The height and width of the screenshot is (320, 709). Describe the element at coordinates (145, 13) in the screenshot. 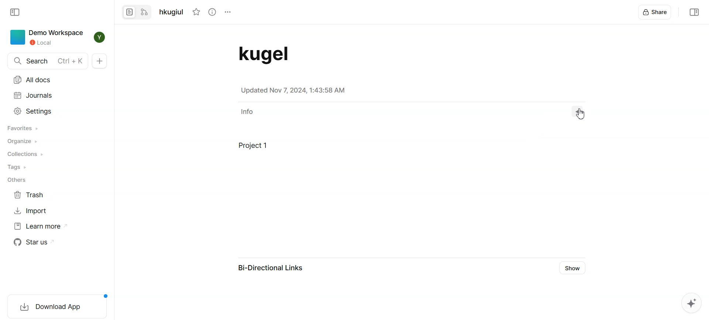

I see `Convert to edgeless` at that location.